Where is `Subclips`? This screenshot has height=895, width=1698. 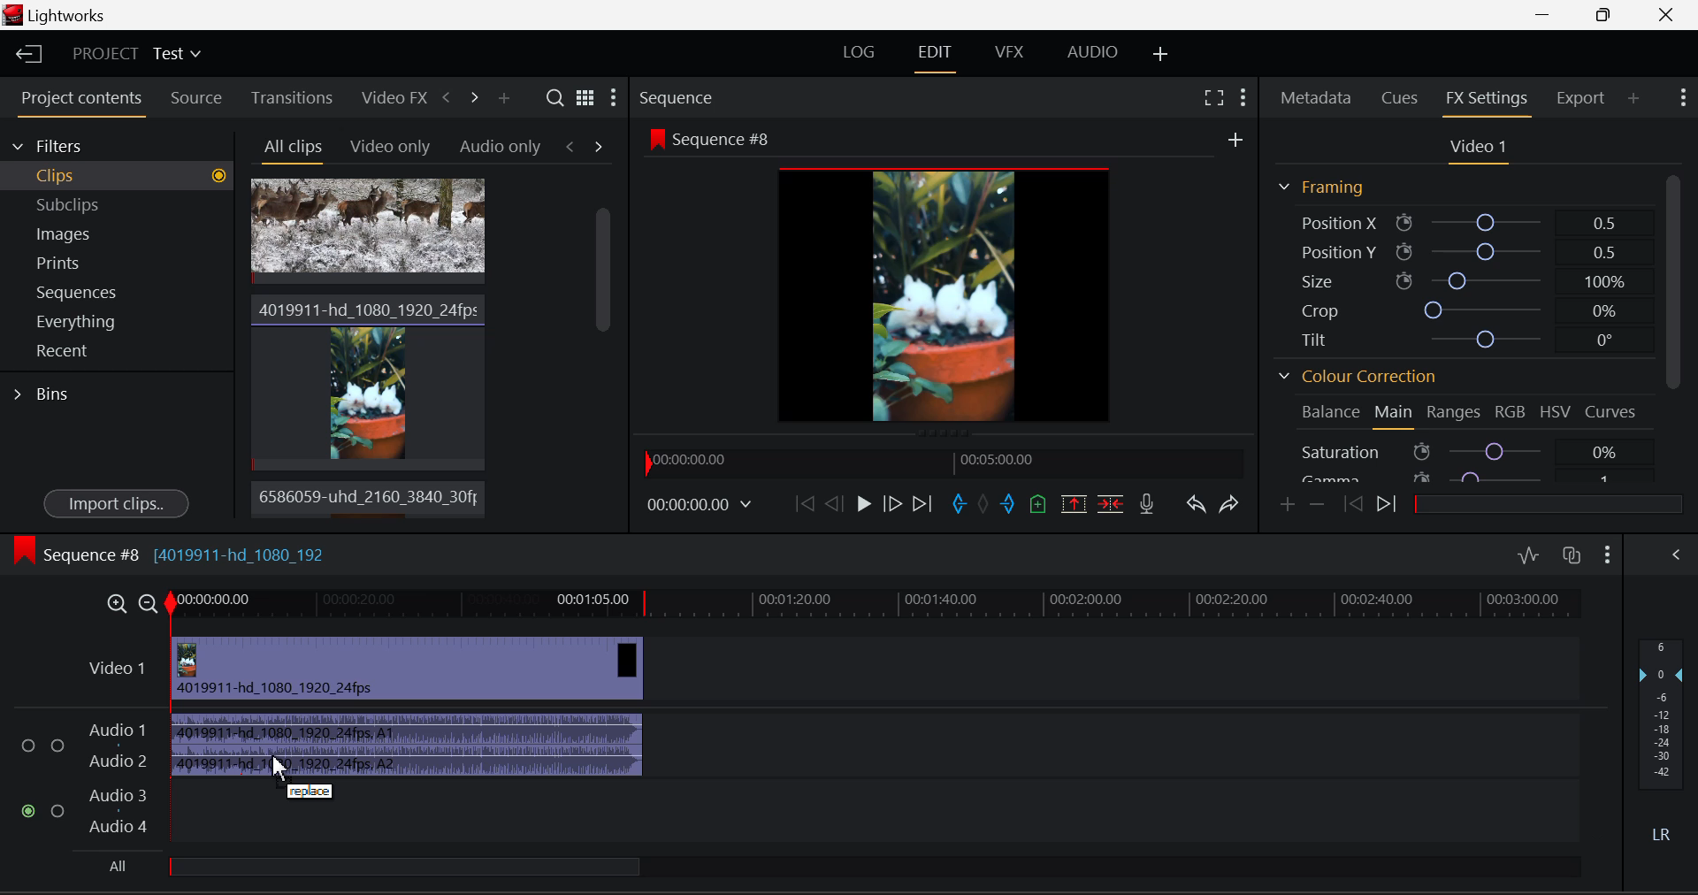
Subclips is located at coordinates (118, 204).